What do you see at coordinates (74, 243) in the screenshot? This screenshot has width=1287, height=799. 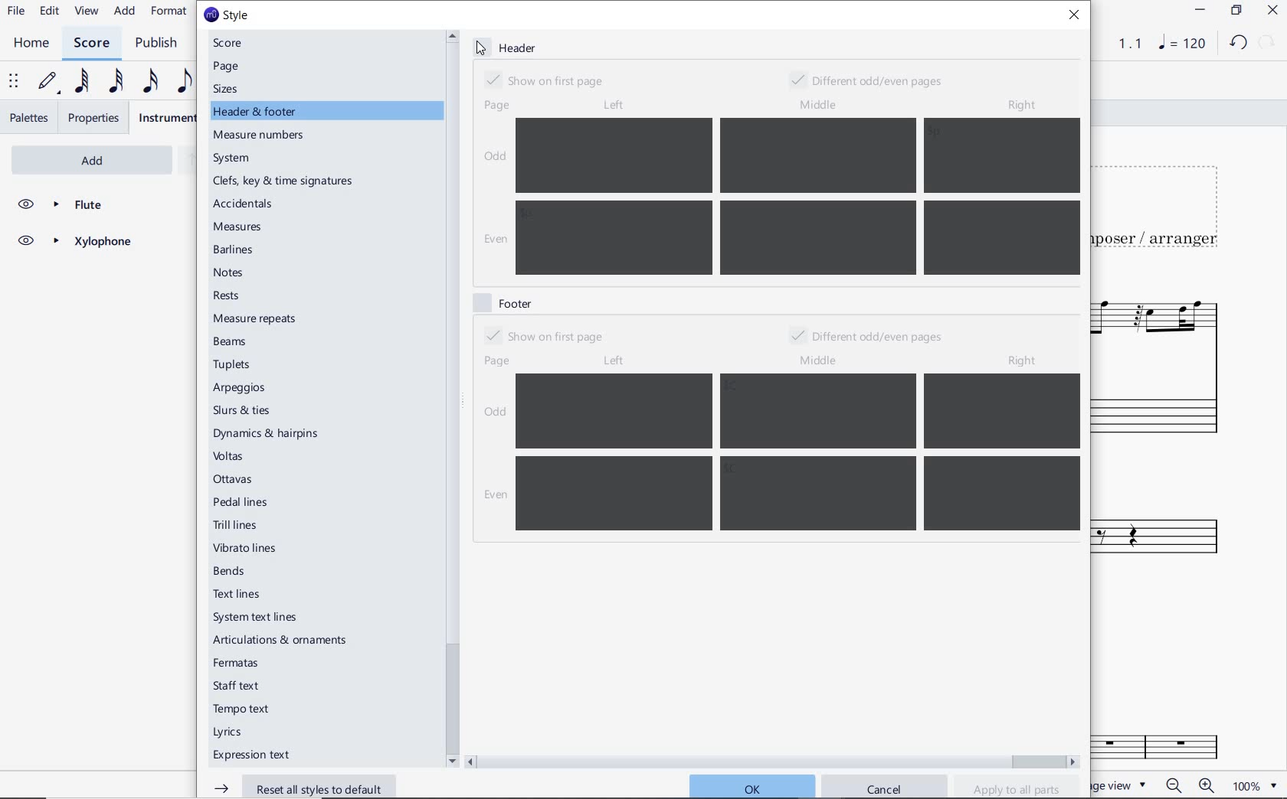 I see `XYLOPHONE` at bounding box center [74, 243].